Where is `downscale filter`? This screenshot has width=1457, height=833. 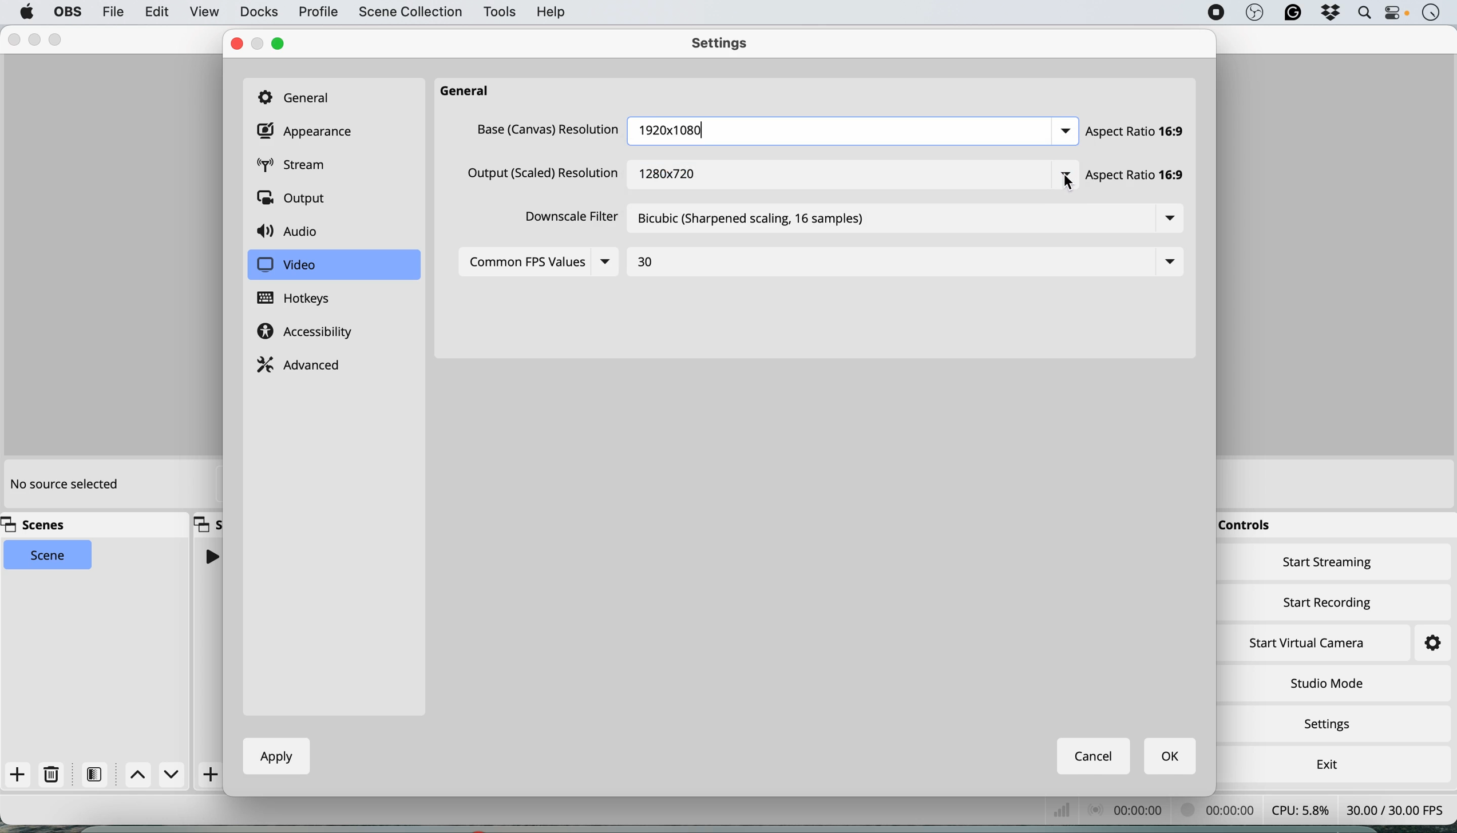 downscale filter is located at coordinates (567, 220).